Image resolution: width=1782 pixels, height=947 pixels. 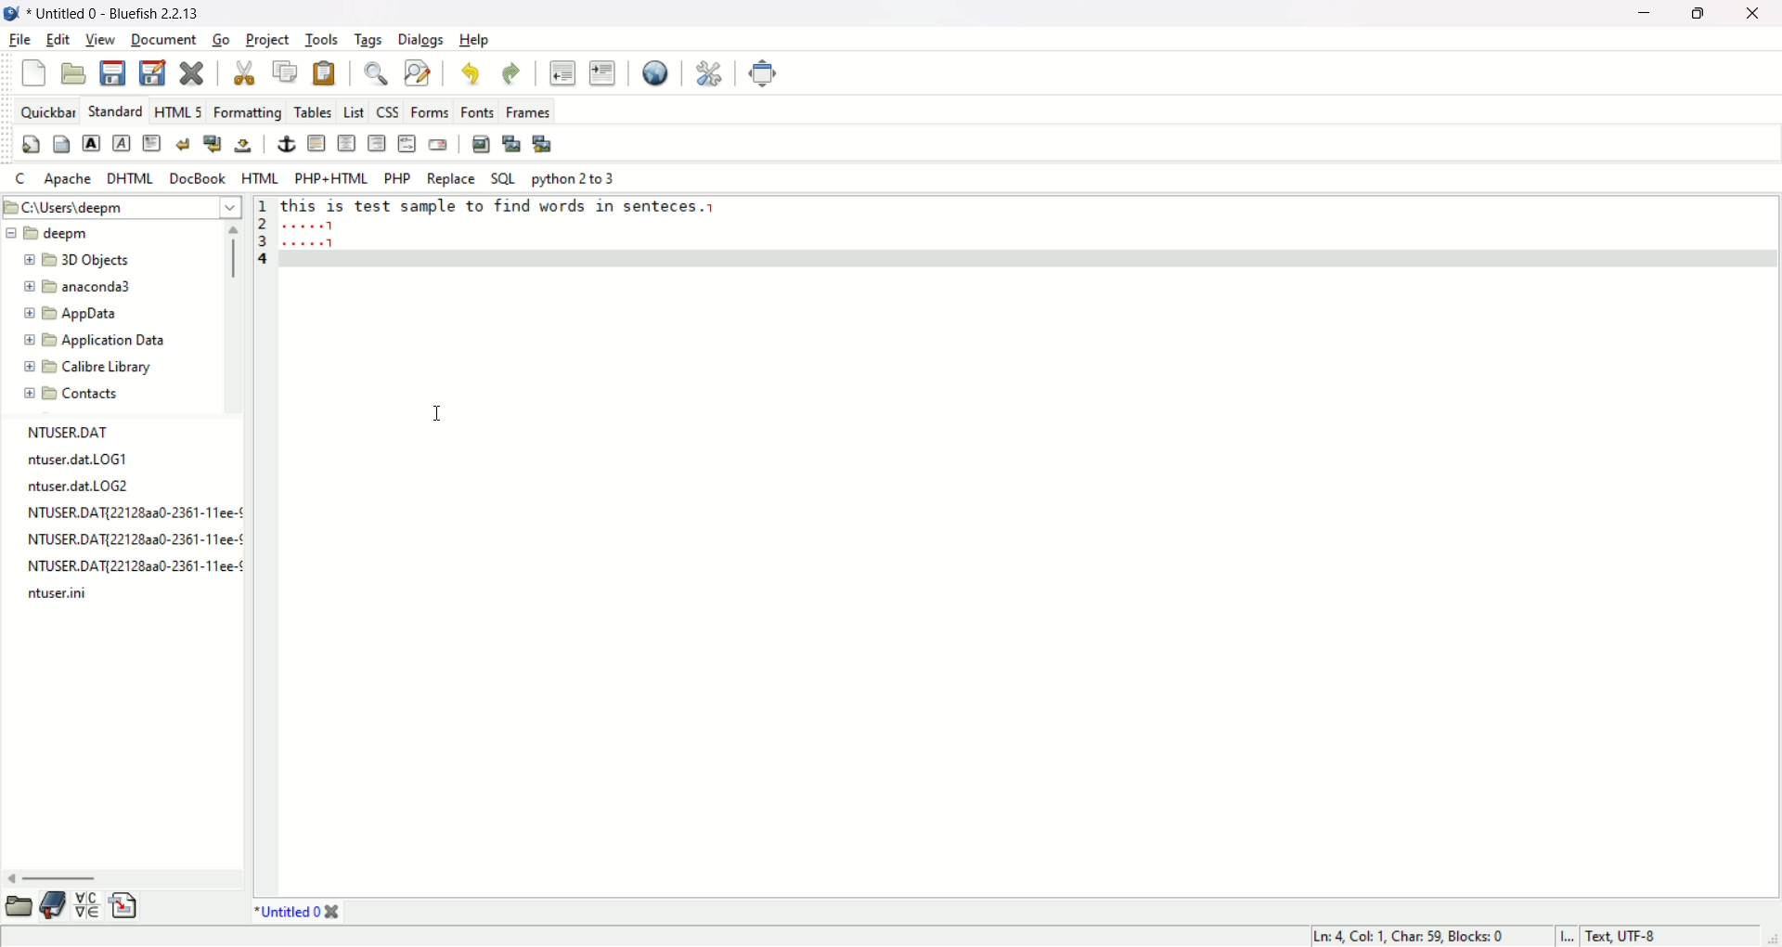 I want to click on ntuser.dat.LOG2, so click(x=130, y=486).